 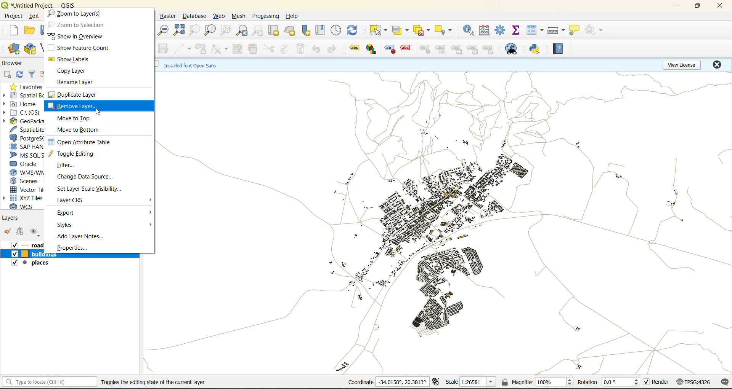 I want to click on attribute table, so click(x=535, y=30).